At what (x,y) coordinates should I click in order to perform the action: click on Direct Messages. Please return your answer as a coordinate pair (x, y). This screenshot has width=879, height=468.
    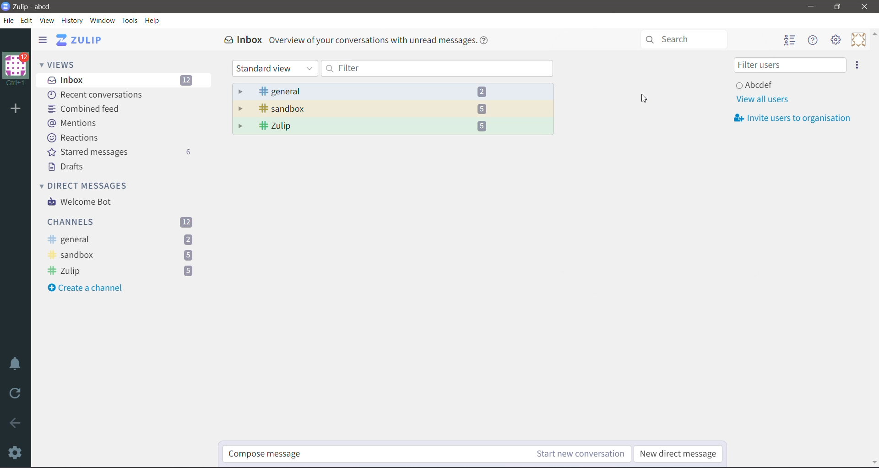
    Looking at the image, I should click on (87, 185).